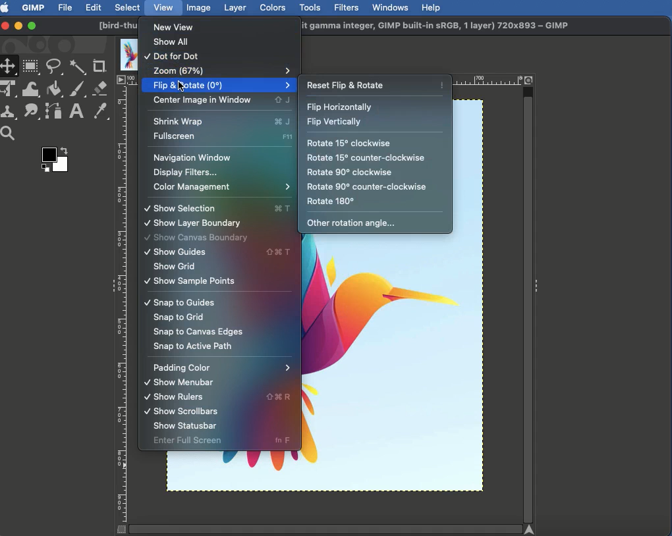  I want to click on Maximize, so click(32, 27).